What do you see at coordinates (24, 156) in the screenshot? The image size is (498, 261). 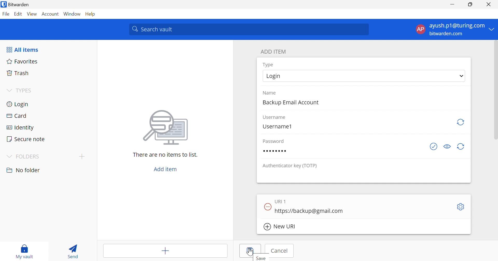 I see `FOLDERS` at bounding box center [24, 156].